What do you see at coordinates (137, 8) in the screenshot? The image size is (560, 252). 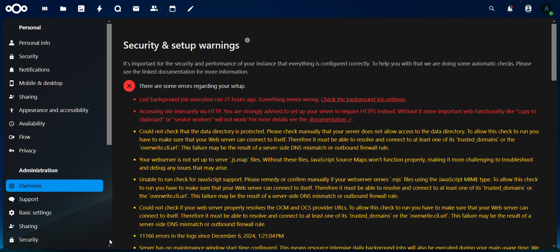 I see `mail` at bounding box center [137, 8].